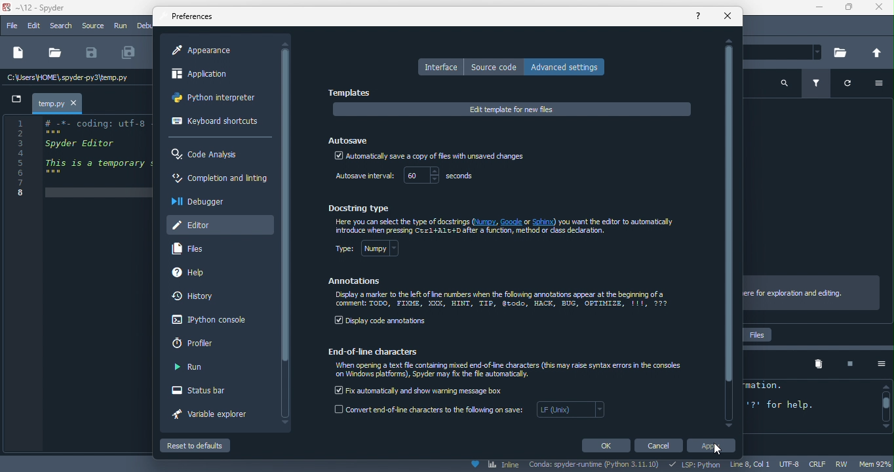  Describe the element at coordinates (845, 364) in the screenshot. I see `interrupt kenel` at that location.